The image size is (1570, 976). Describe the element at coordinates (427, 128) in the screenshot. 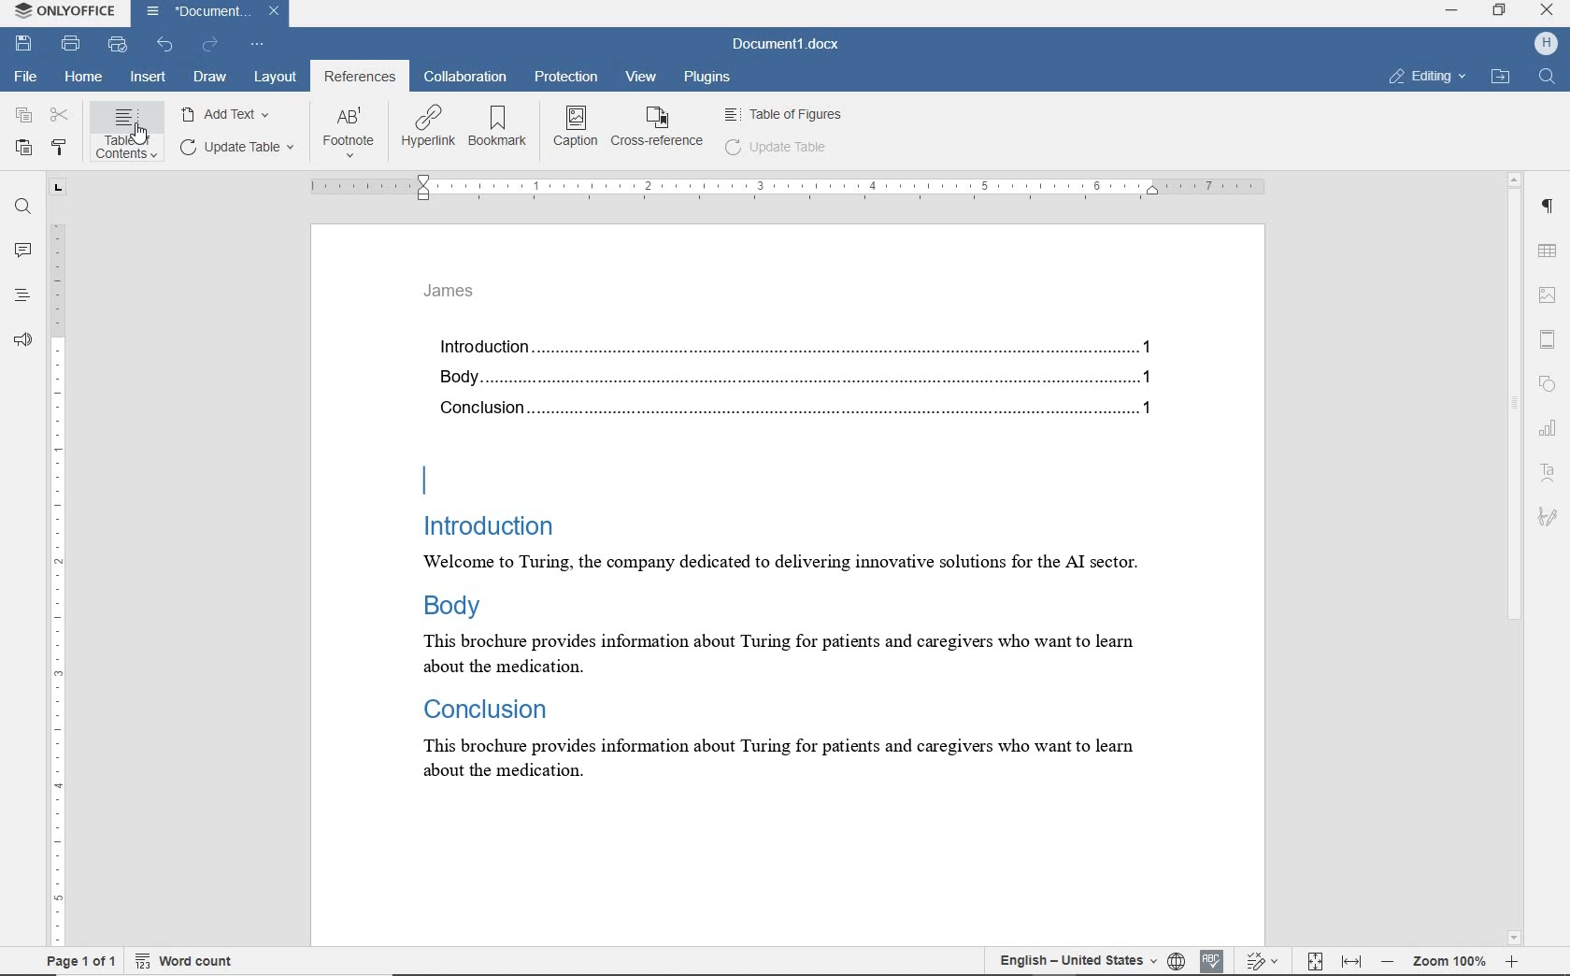

I see `hyperlink` at that location.